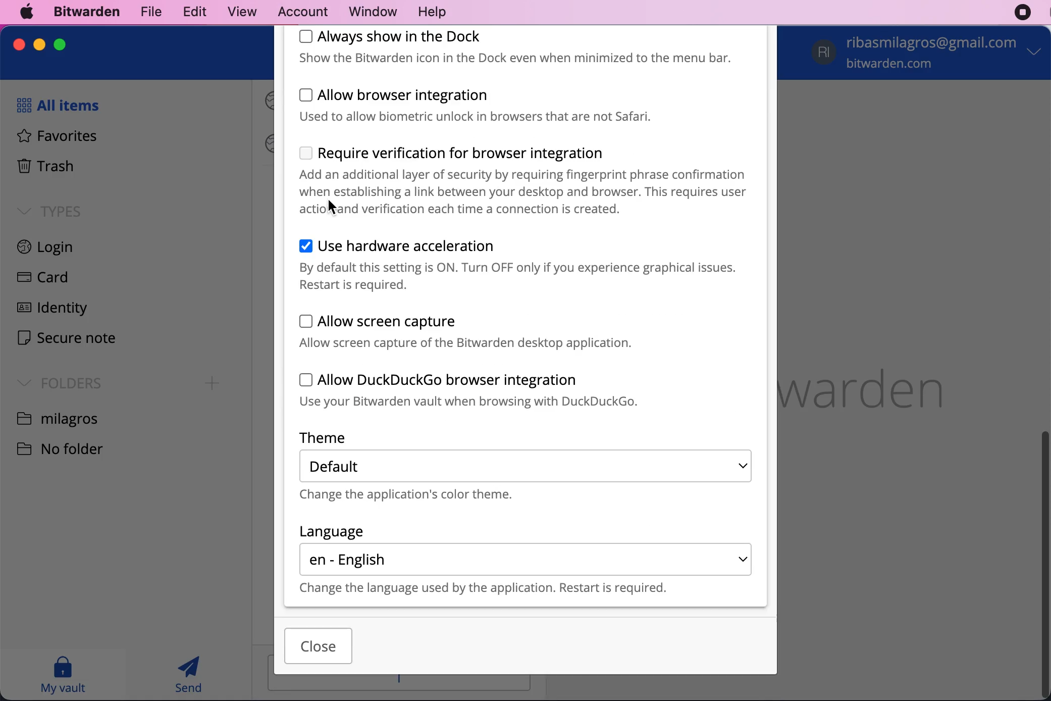 The width and height of the screenshot is (1051, 701). Describe the element at coordinates (880, 384) in the screenshot. I see `bitwarden logo` at that location.